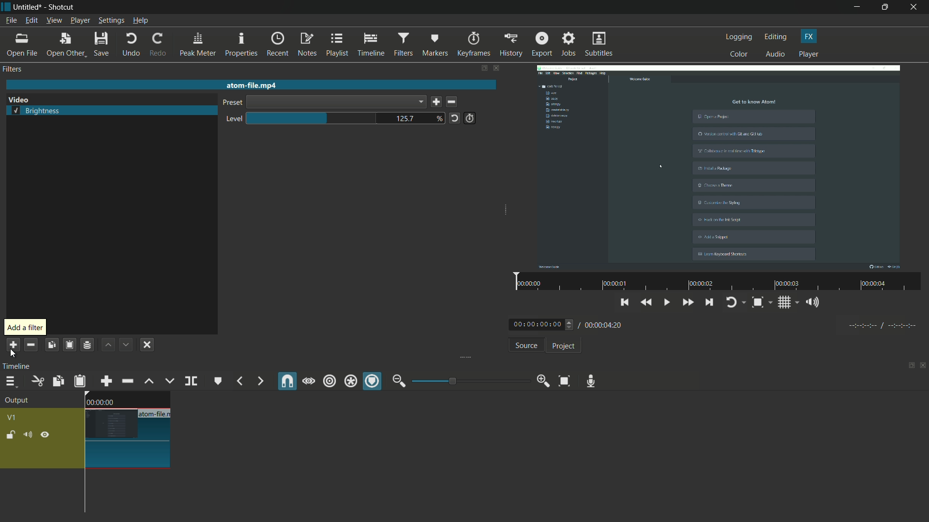  Describe the element at coordinates (564, 380) in the screenshot. I see `zoom timeline to fit` at that location.